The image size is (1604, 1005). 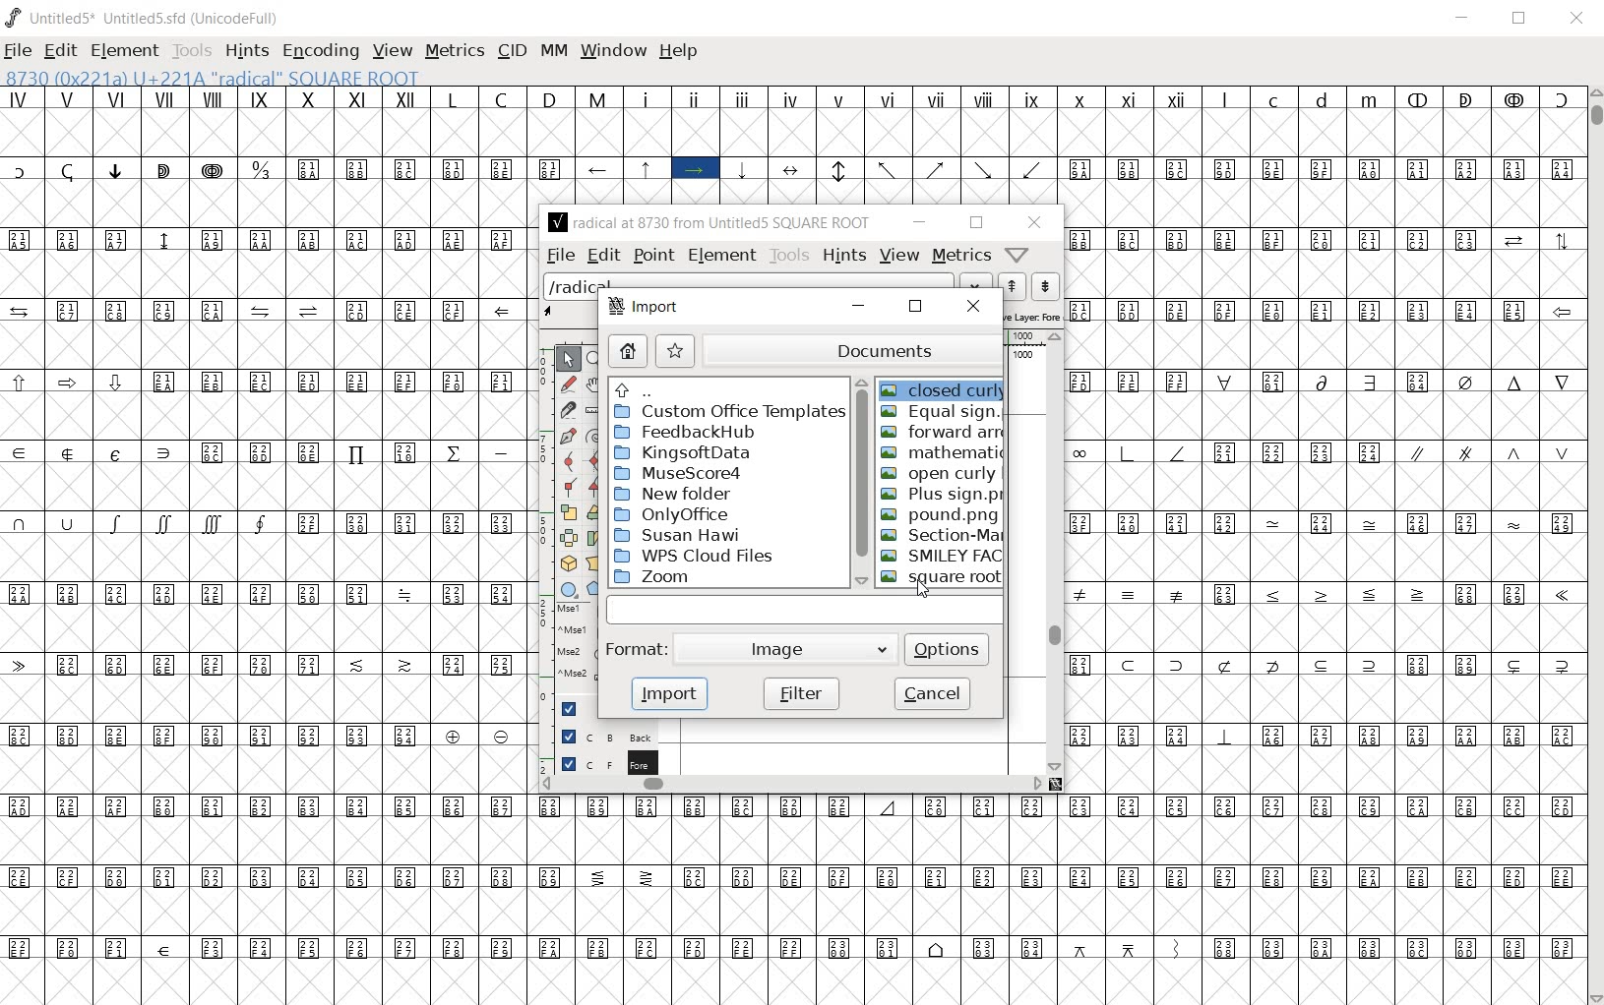 What do you see at coordinates (593, 512) in the screenshot?
I see `rotate the selection` at bounding box center [593, 512].